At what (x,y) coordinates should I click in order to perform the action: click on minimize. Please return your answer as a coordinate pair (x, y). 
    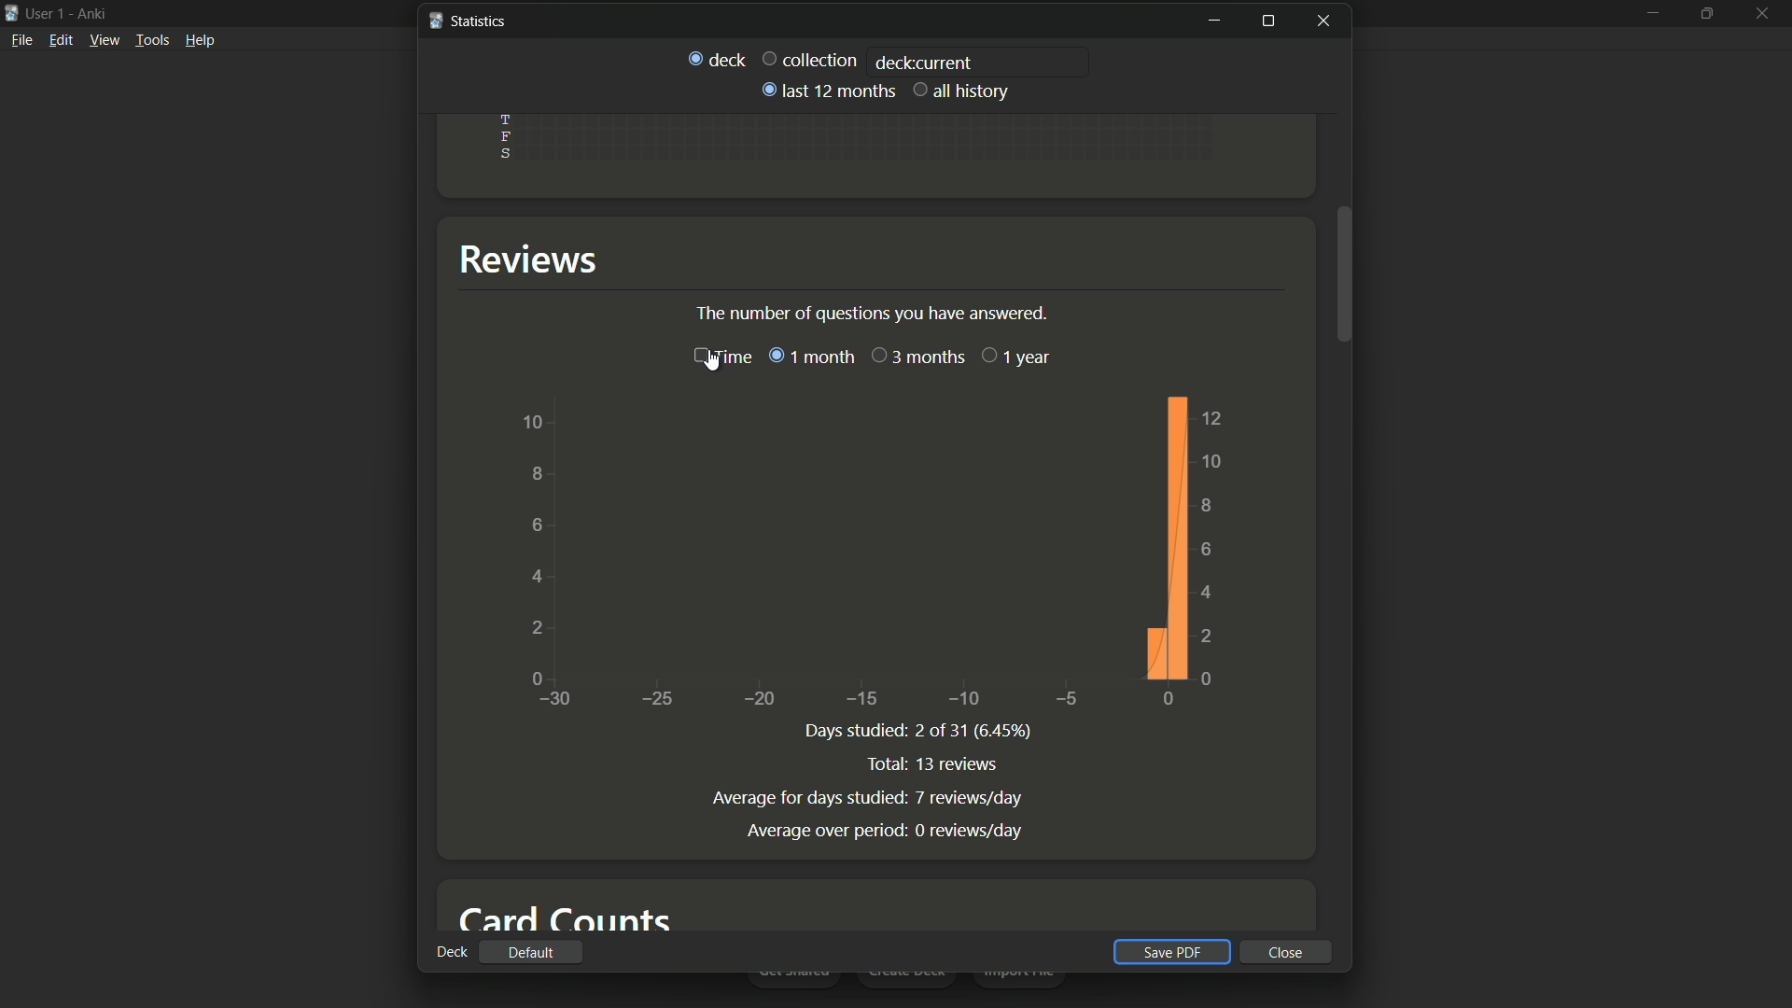
    Looking at the image, I should click on (1213, 21).